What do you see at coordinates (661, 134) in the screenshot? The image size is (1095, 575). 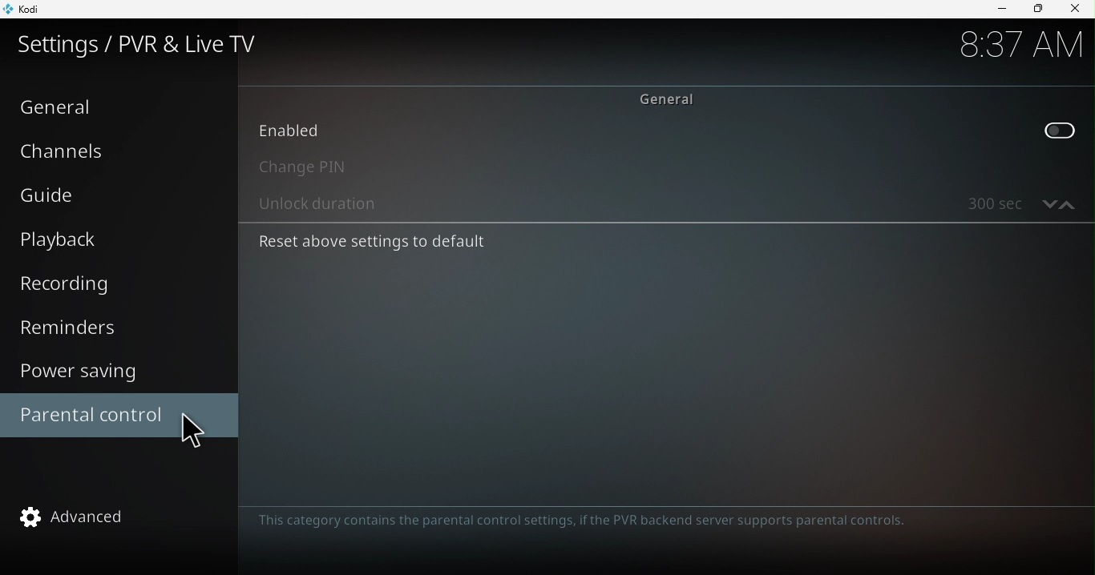 I see `Enable` at bounding box center [661, 134].